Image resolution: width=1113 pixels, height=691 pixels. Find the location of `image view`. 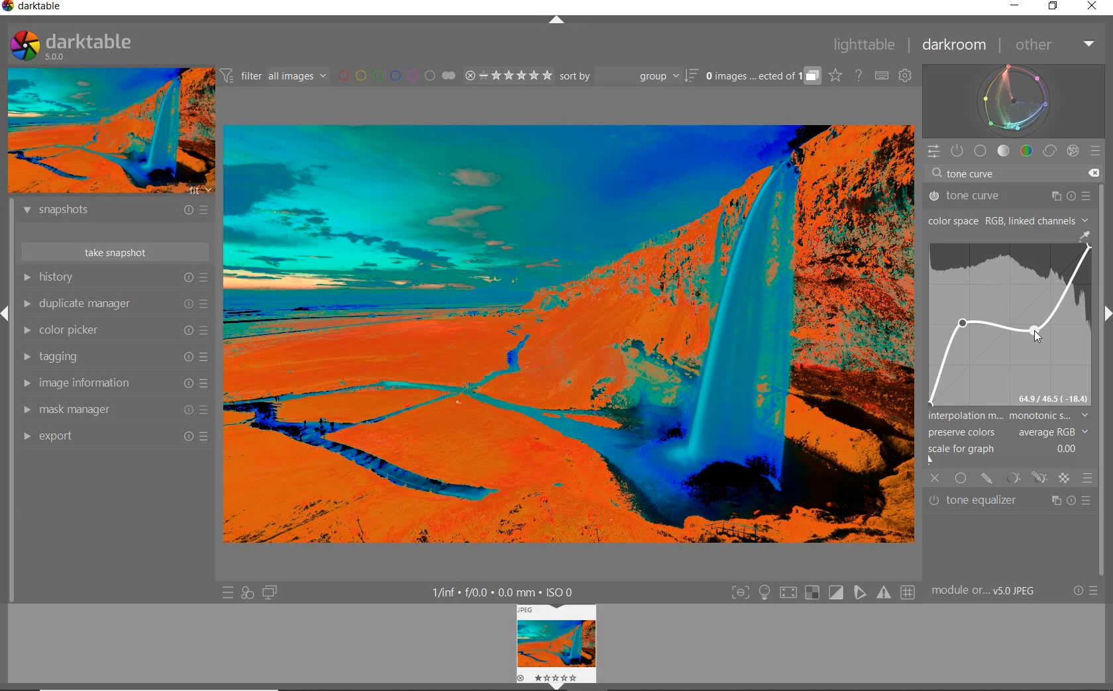

image view is located at coordinates (553, 641).